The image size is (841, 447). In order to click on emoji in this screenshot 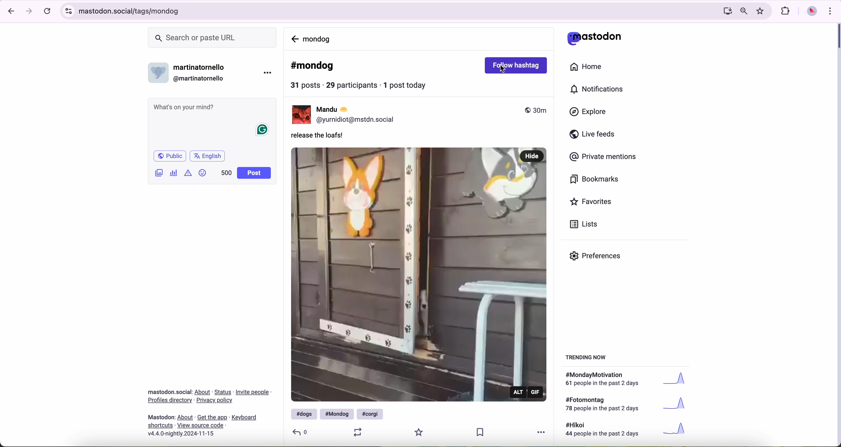, I will do `click(203, 174)`.